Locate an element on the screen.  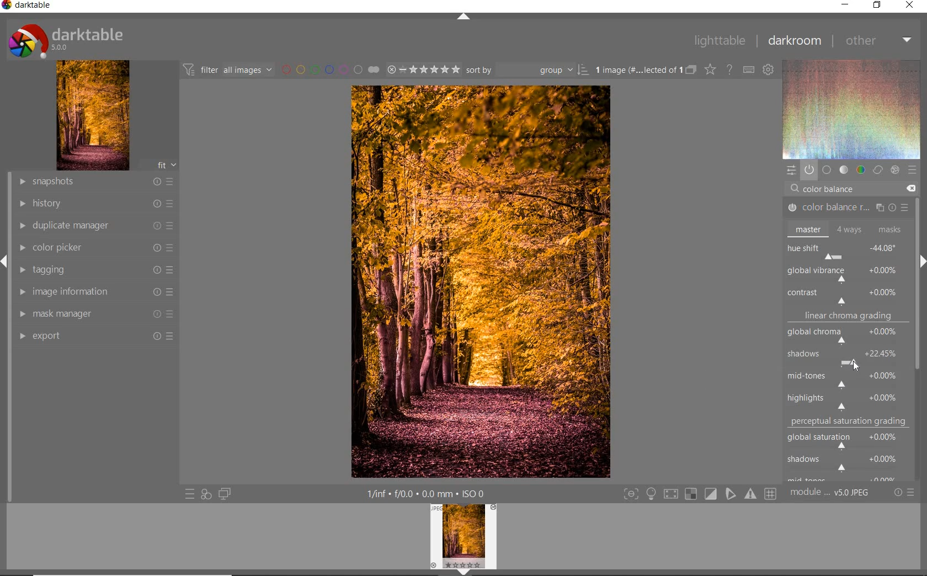
highlights is located at coordinates (850, 399).